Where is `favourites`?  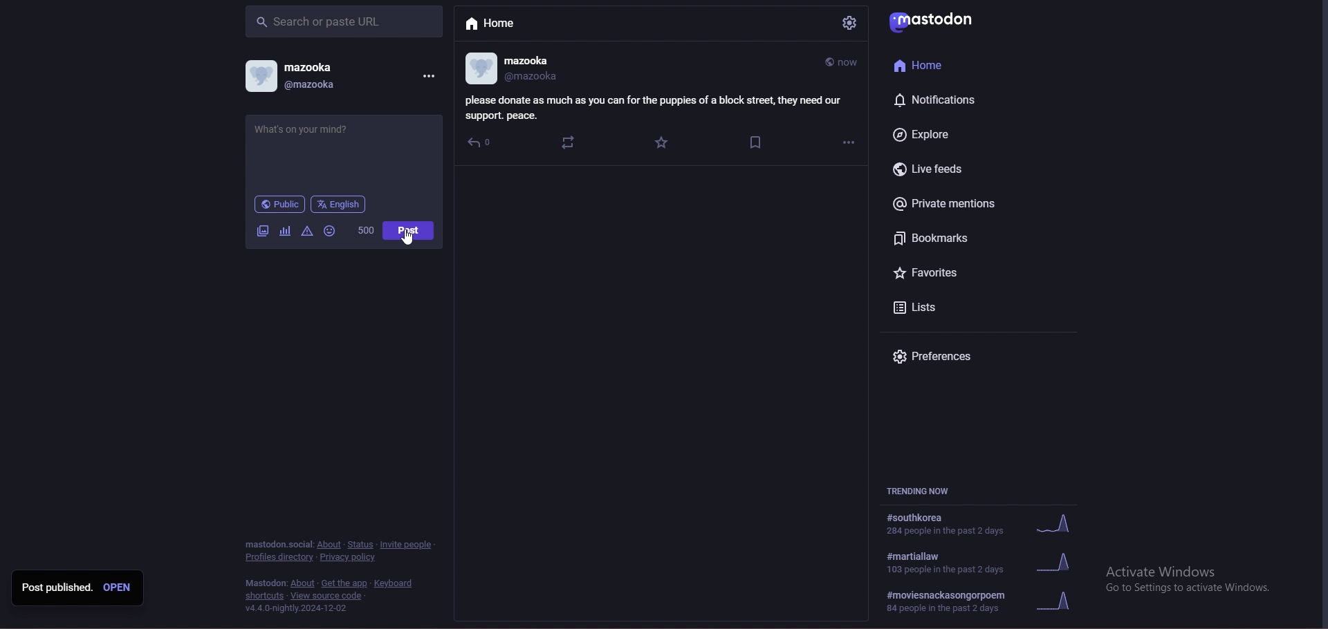 favourites is located at coordinates (961, 272).